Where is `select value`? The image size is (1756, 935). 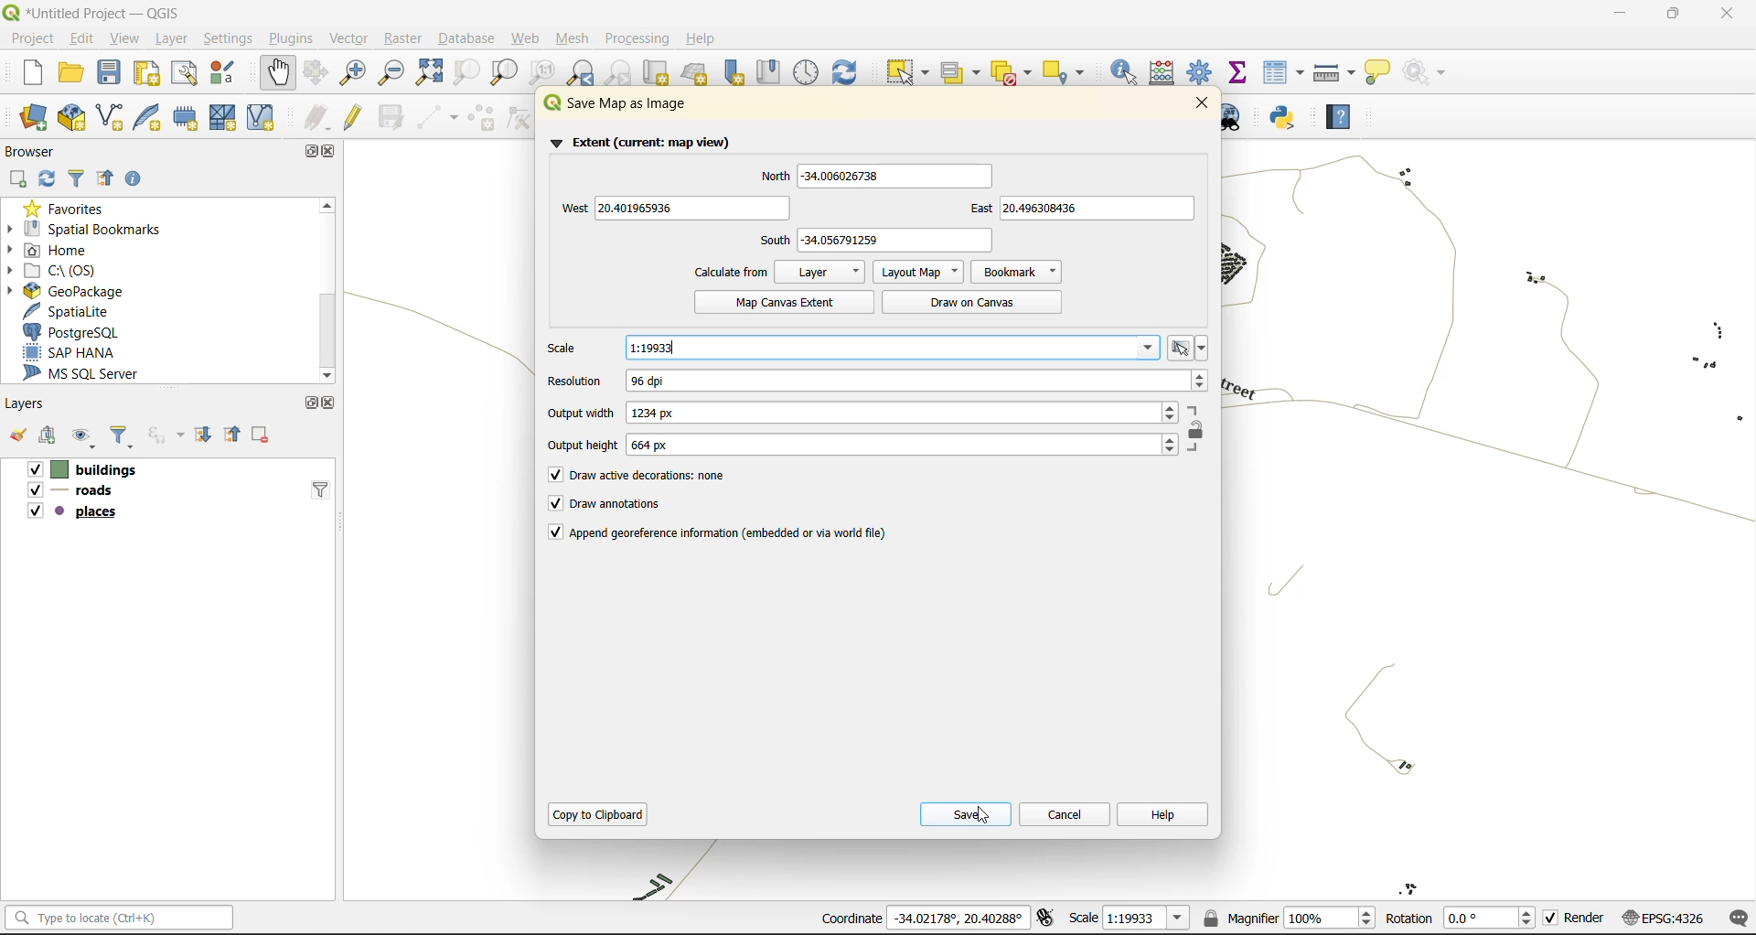 select value is located at coordinates (962, 69).